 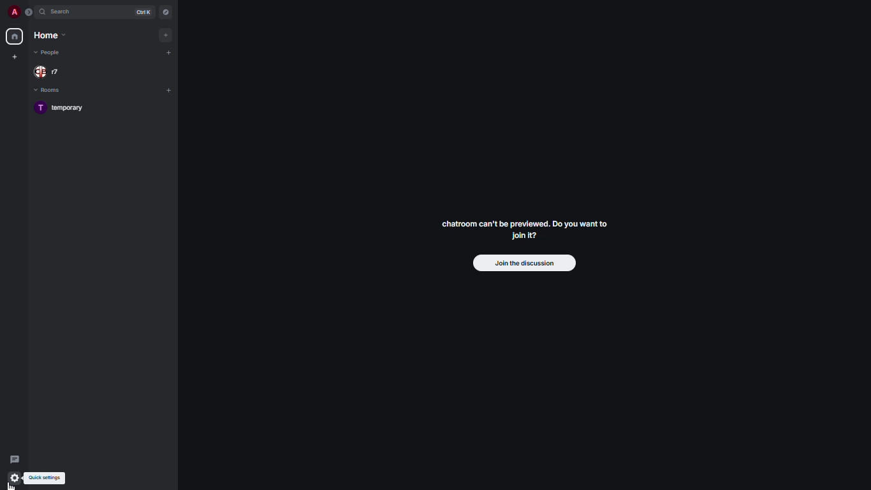 What do you see at coordinates (53, 53) in the screenshot?
I see `people` at bounding box center [53, 53].